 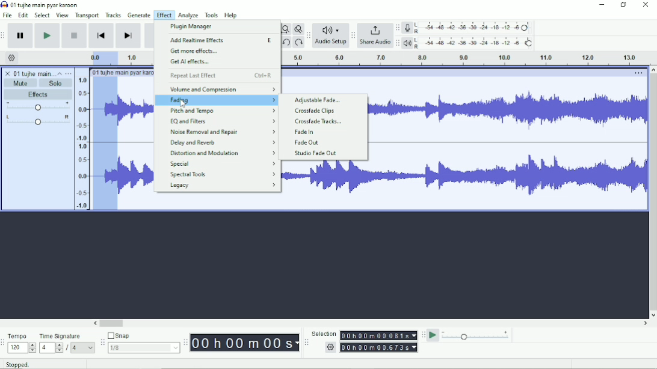 I want to click on Get AI effects, so click(x=190, y=62).